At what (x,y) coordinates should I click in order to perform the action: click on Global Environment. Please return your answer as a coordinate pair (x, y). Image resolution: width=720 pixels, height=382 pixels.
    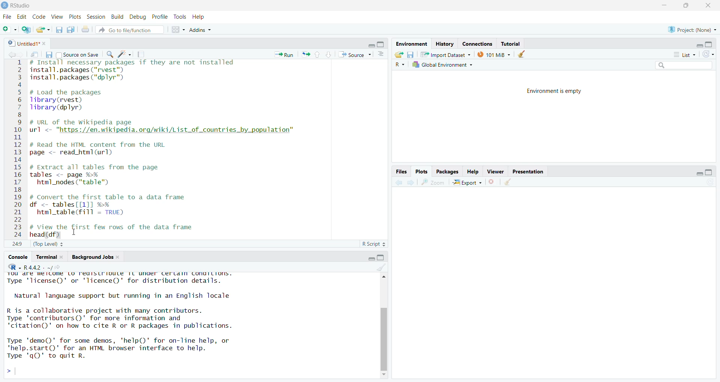
    Looking at the image, I should click on (443, 64).